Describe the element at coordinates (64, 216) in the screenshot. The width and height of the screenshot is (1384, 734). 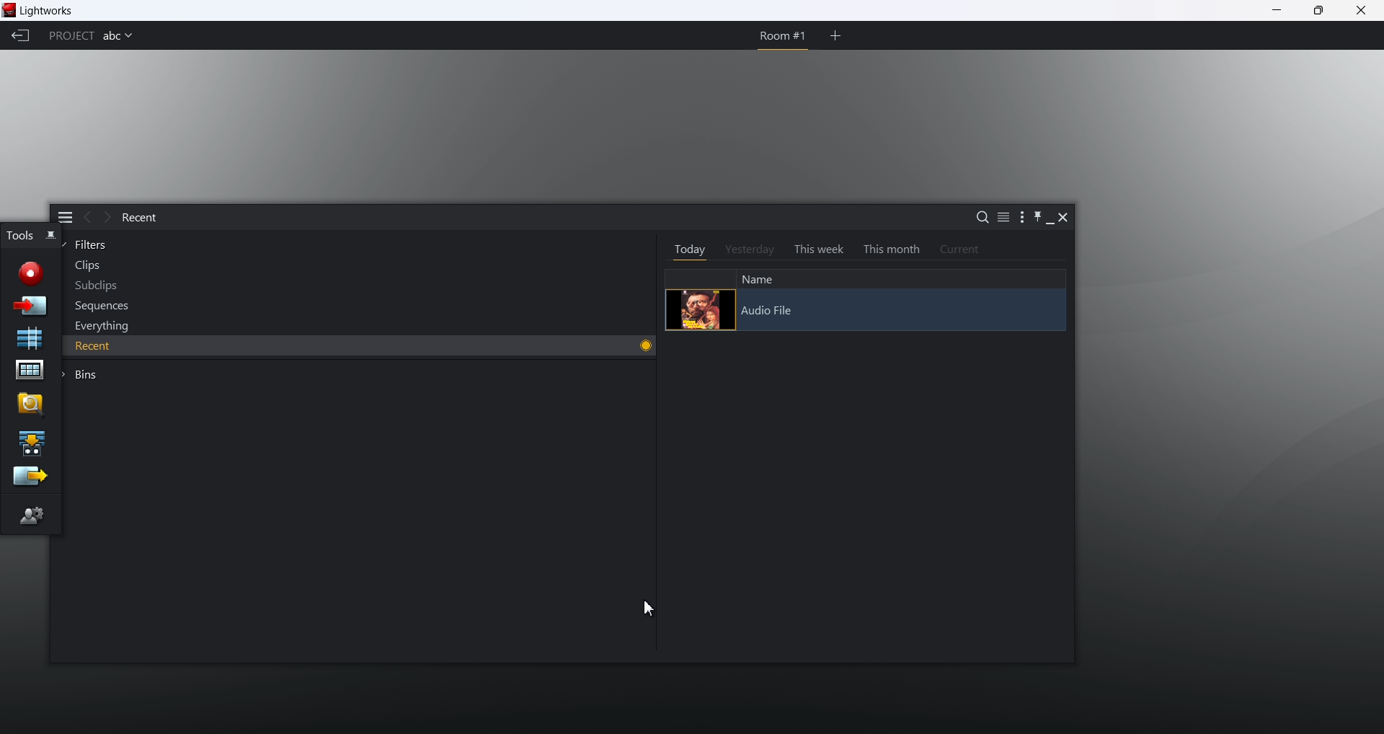
I see `show hide` at that location.